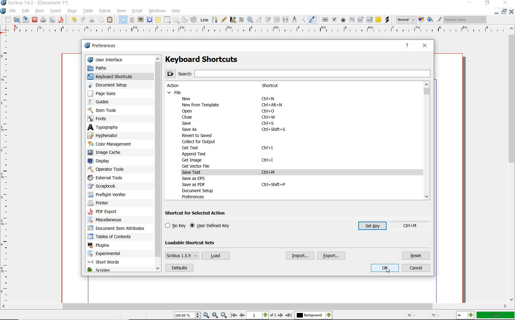 The height and width of the screenshot is (320, 515). What do you see at coordinates (112, 85) in the screenshot?
I see `document setup` at bounding box center [112, 85].